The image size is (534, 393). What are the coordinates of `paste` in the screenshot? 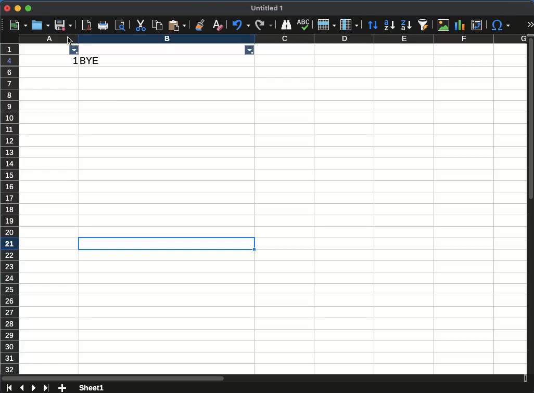 It's located at (158, 25).